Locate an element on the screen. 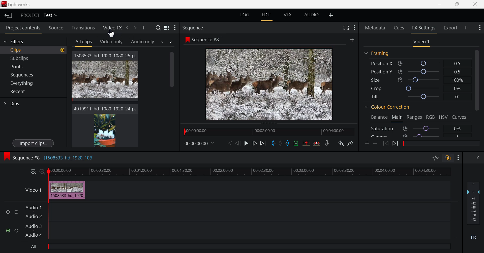 Image resolution: width=484 pixels, height=253 pixels. Project Title is located at coordinates (39, 15).